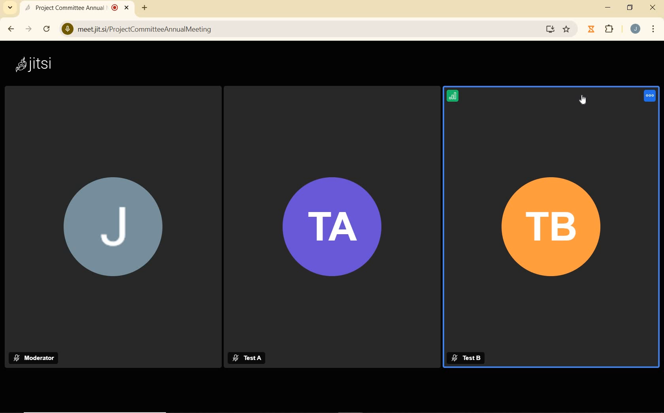 The width and height of the screenshot is (664, 413). What do you see at coordinates (36, 64) in the screenshot?
I see `Jitsi` at bounding box center [36, 64].